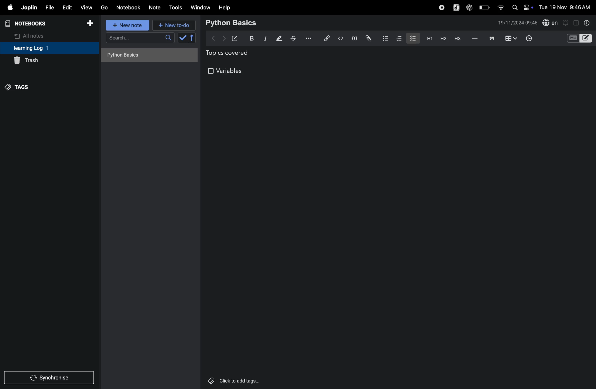  I want to click on open, so click(235, 38).